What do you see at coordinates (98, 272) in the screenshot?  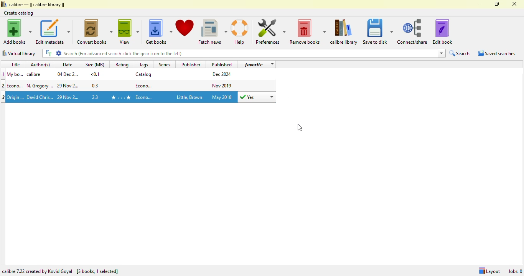 I see `[ 3 books, 1 selected]` at bounding box center [98, 272].